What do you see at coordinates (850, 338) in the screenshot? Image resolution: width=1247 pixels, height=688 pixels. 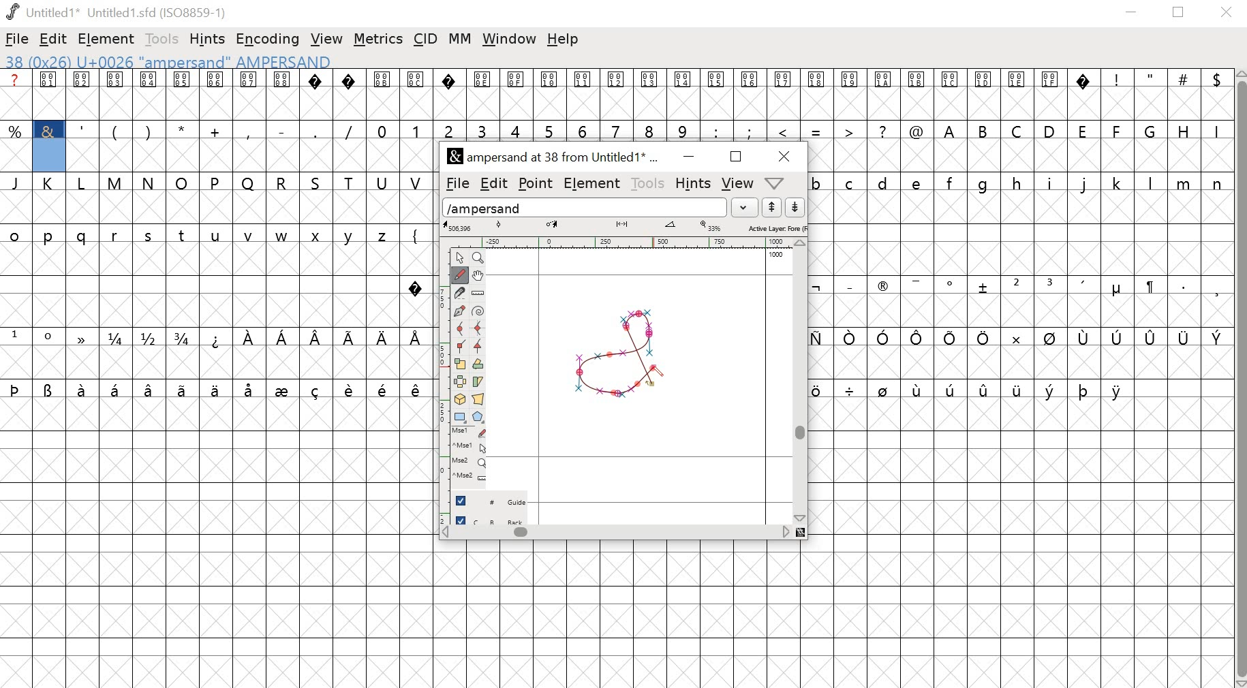 I see `symbol` at bounding box center [850, 338].